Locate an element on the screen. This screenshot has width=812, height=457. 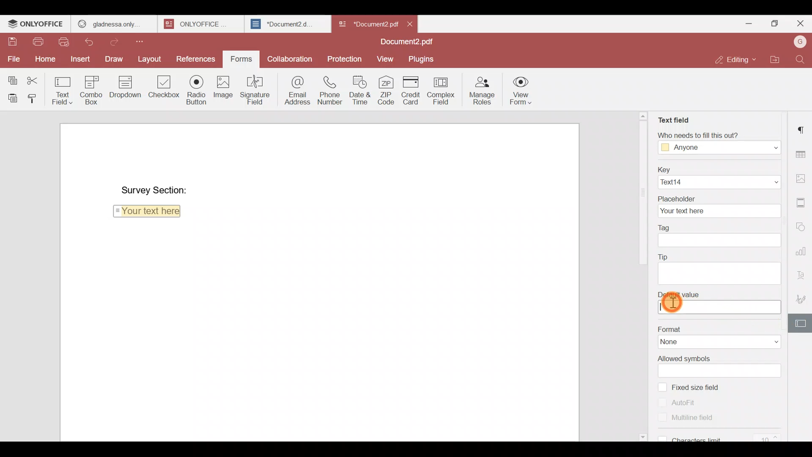
Text Art settings is located at coordinates (802, 274).